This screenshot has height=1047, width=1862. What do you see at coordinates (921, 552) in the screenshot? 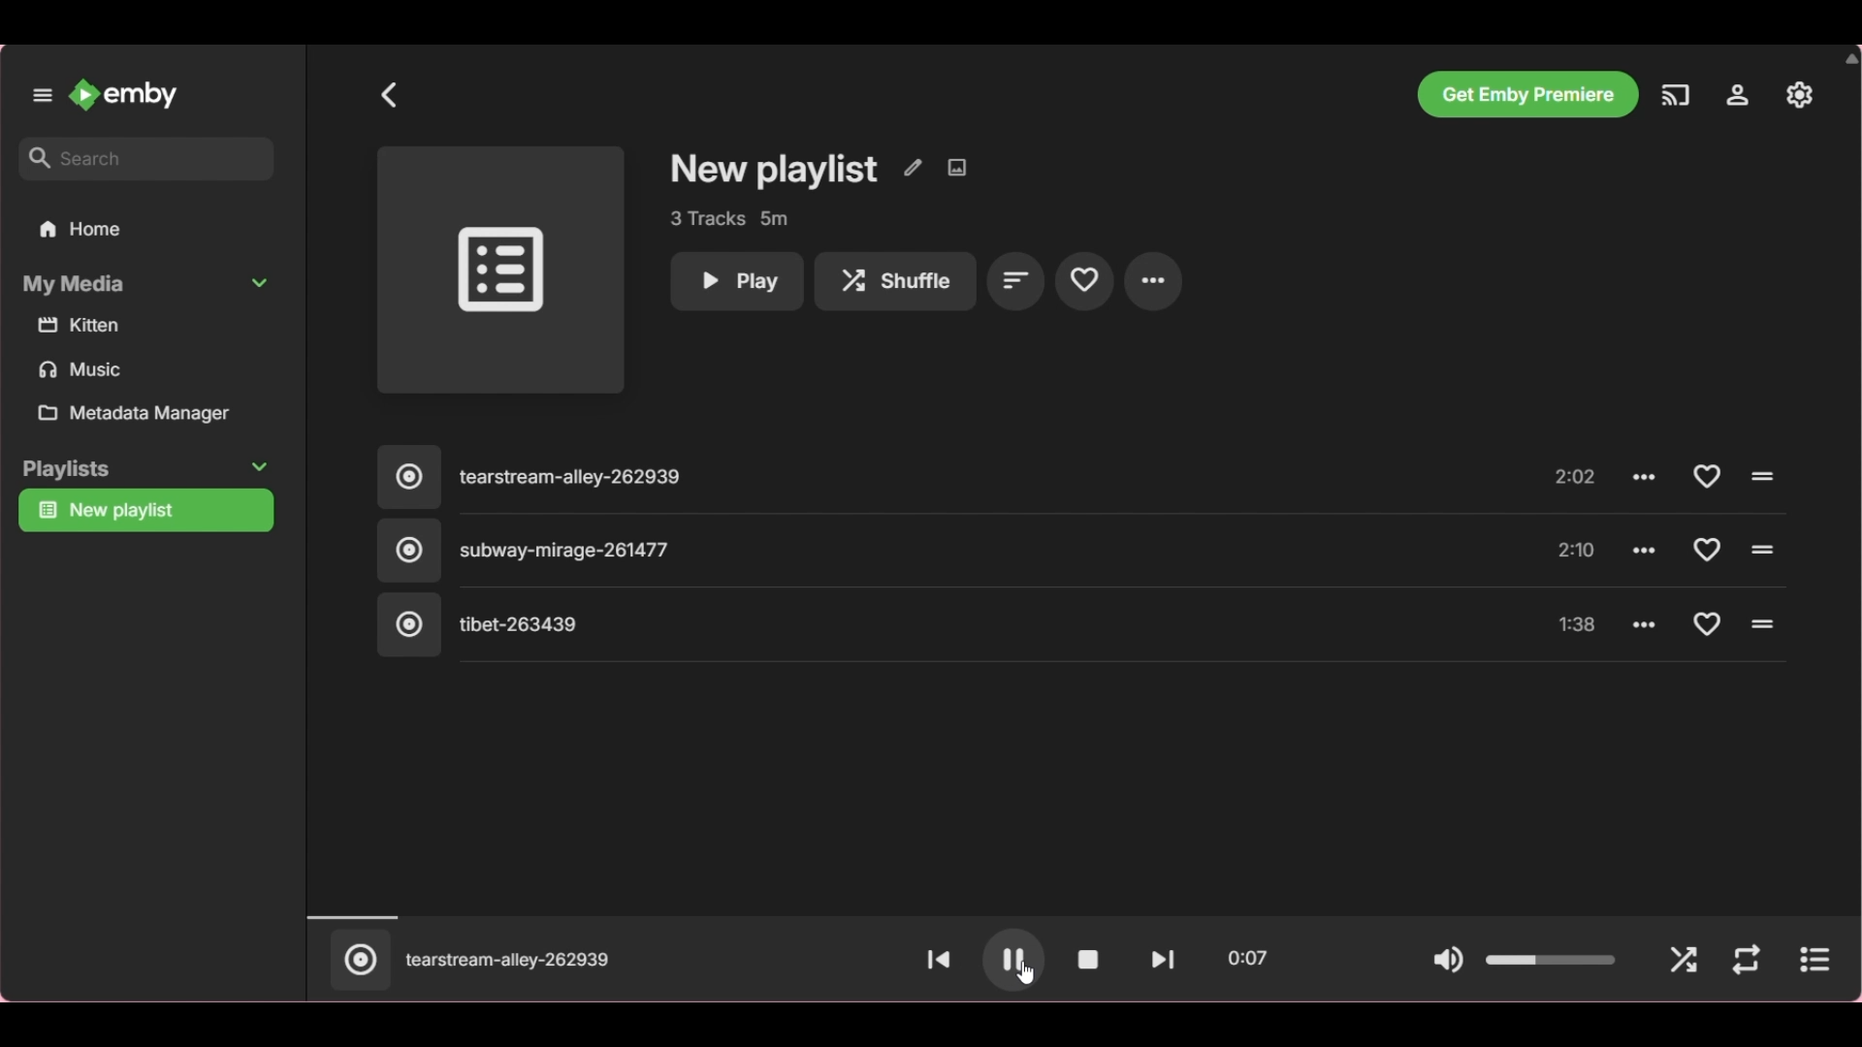
I see `Song 2, highlighted` at bounding box center [921, 552].